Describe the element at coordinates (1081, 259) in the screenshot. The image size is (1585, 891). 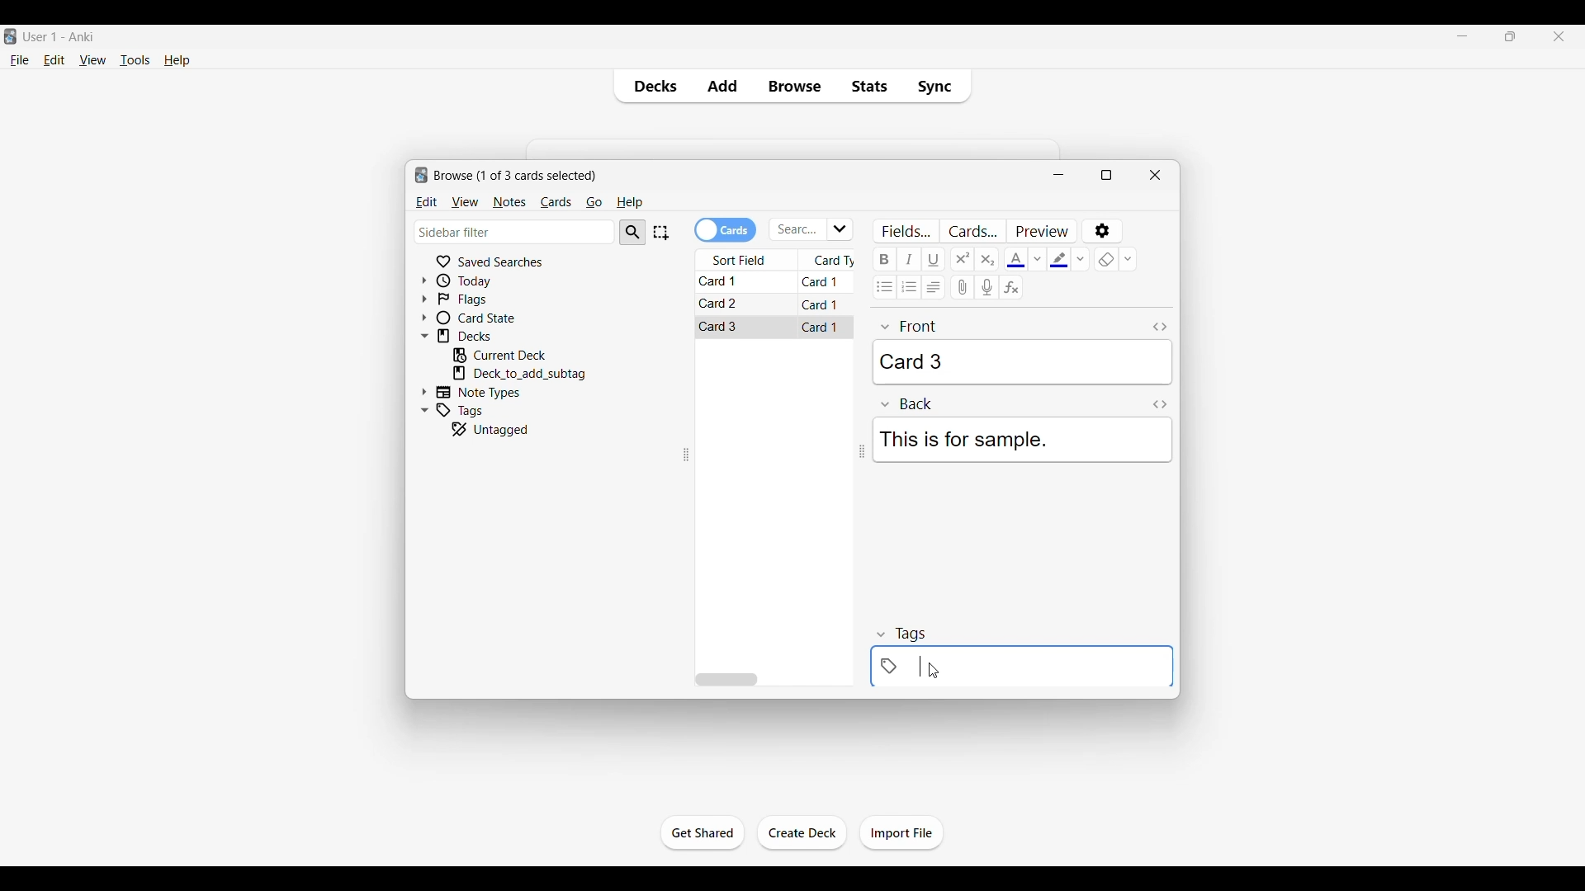
I see `Text highlight color options` at that location.